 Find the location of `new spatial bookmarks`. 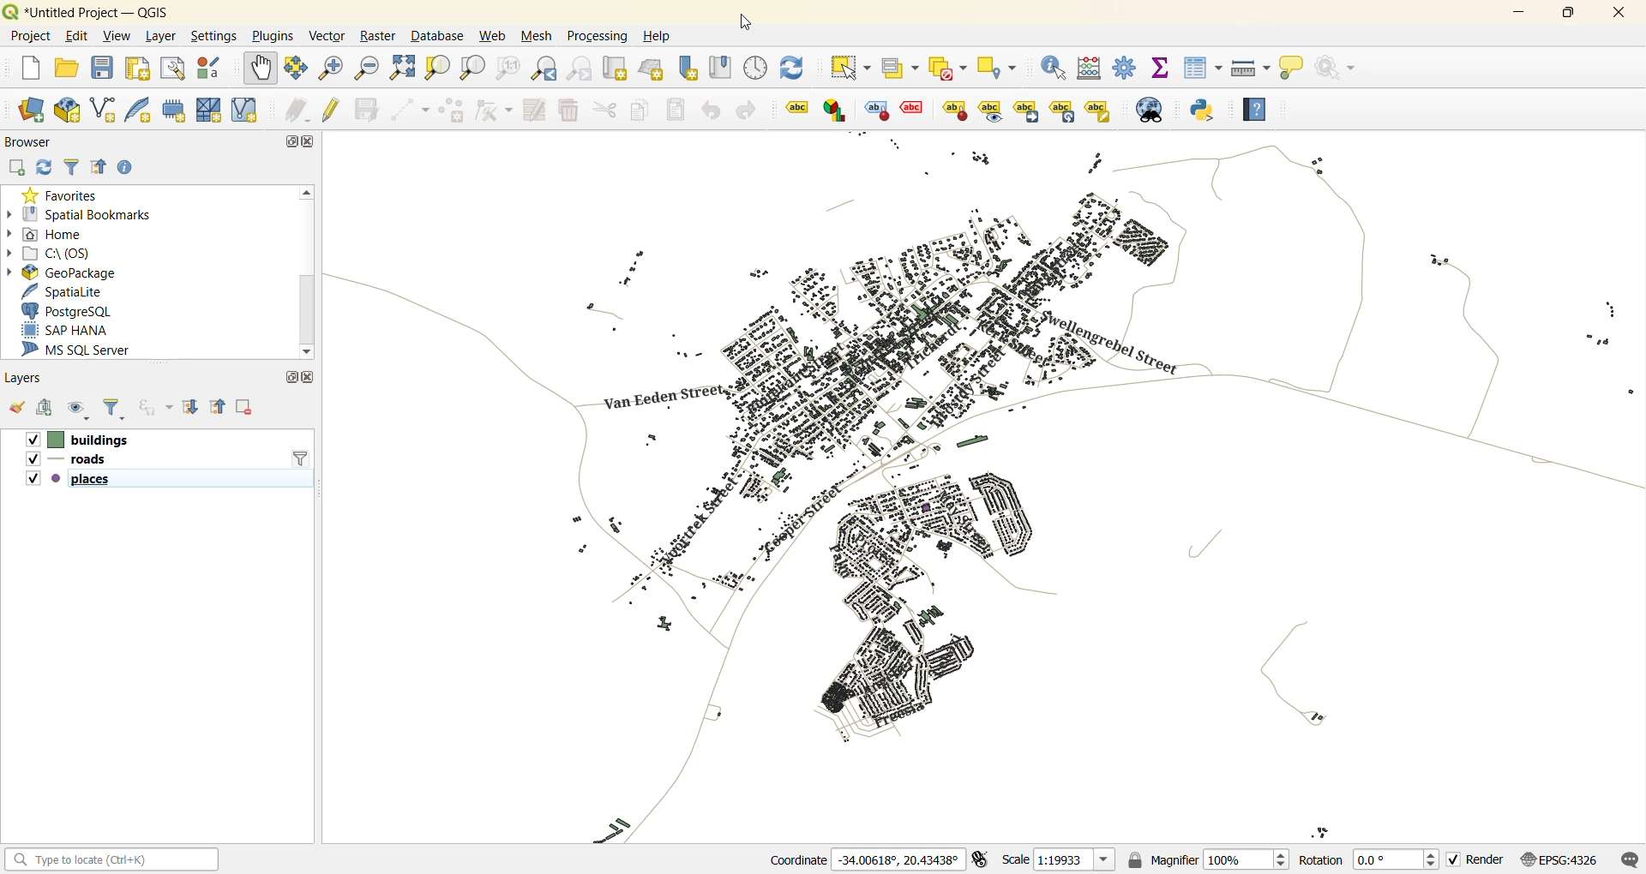

new spatial bookmarks is located at coordinates (684, 69).